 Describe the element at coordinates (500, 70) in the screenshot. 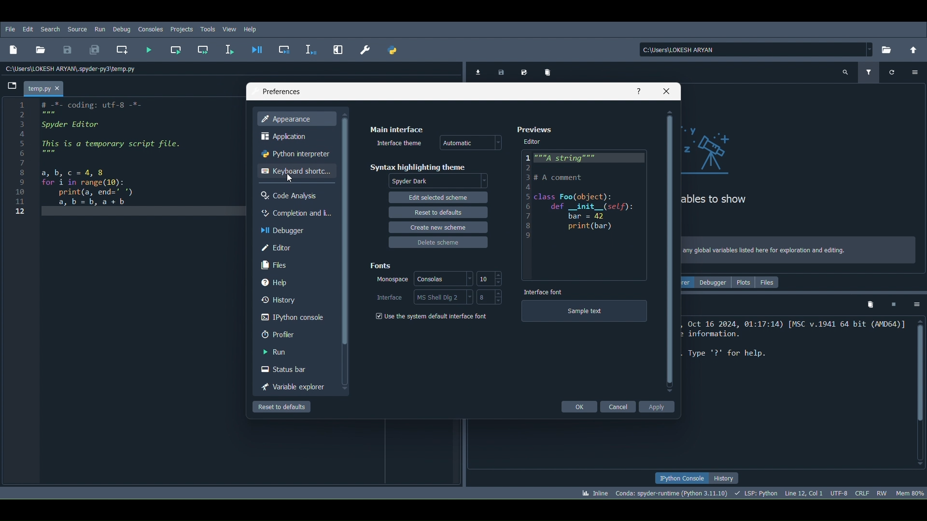

I see `Save data` at that location.